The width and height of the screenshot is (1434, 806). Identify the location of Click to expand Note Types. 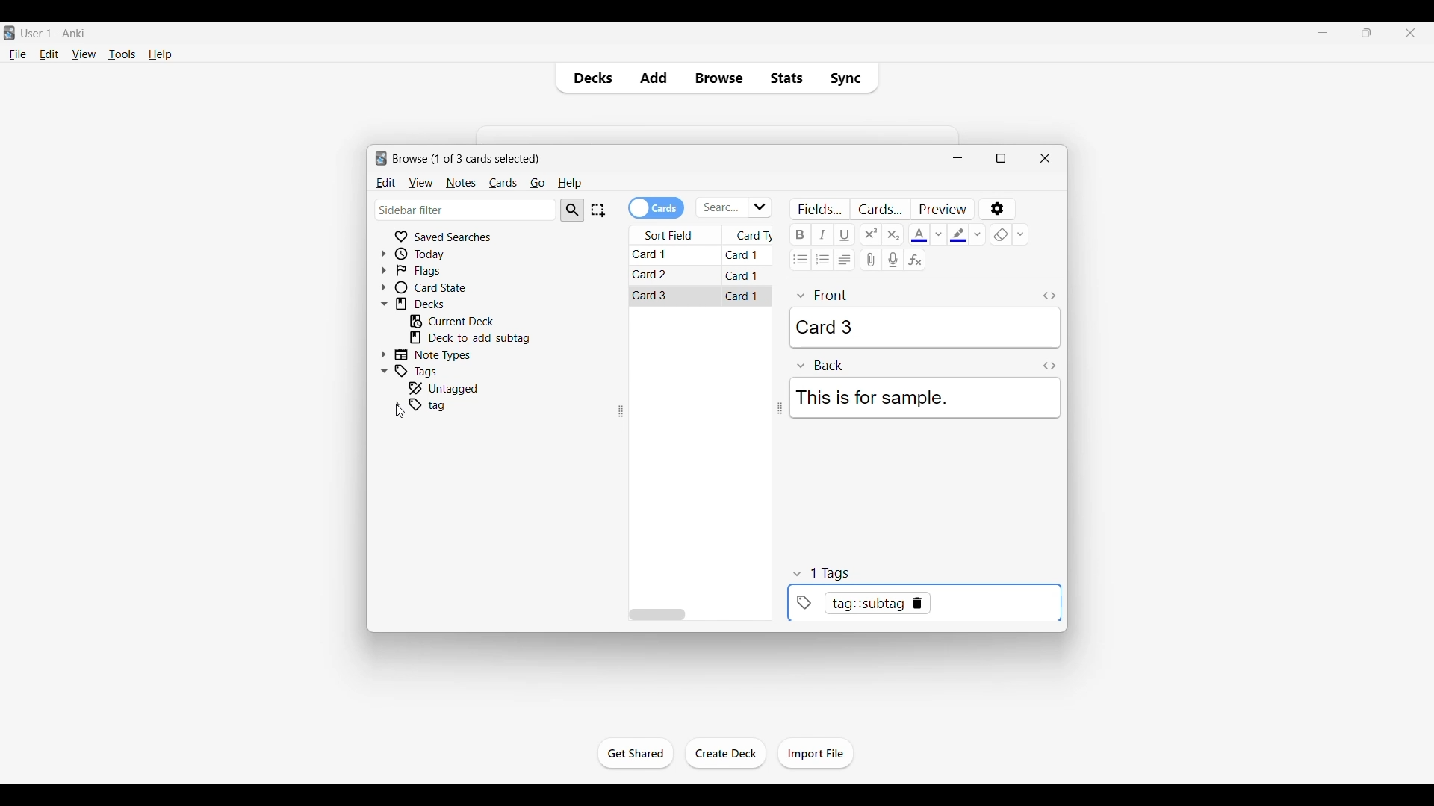
(384, 354).